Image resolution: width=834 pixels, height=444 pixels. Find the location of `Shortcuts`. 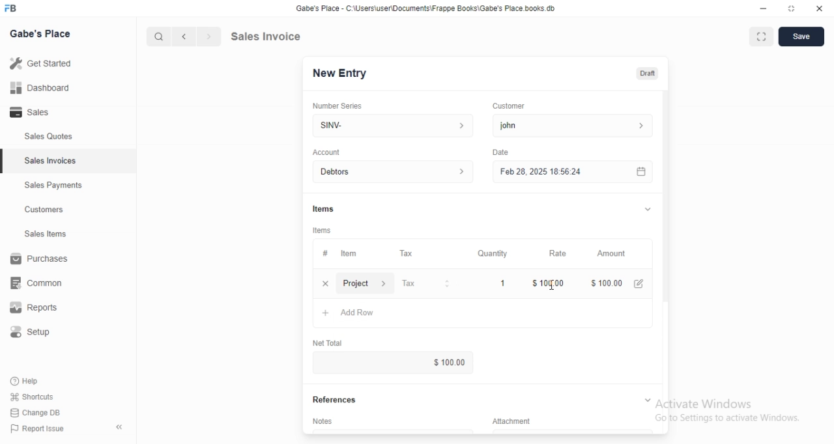

Shortcuts is located at coordinates (40, 396).